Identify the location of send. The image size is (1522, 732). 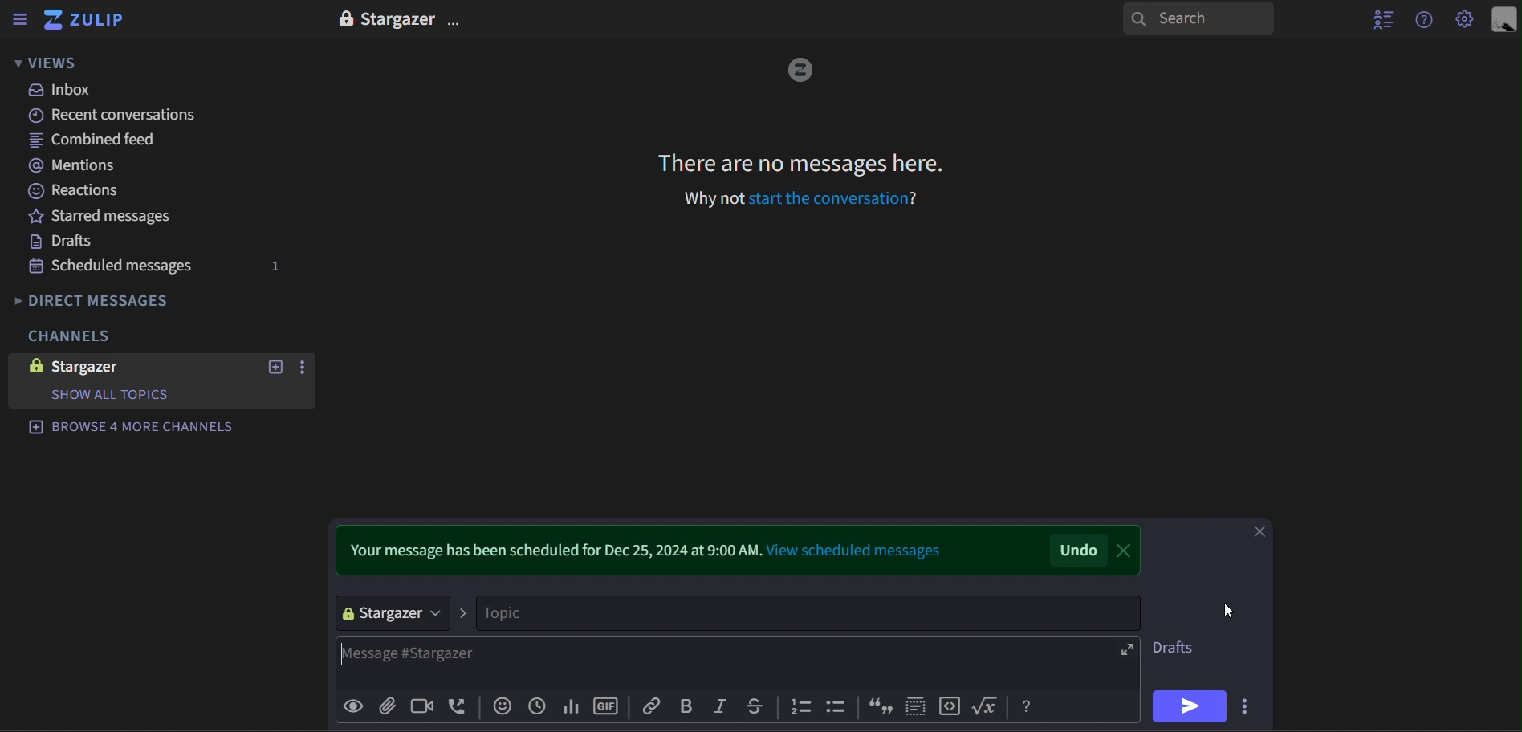
(1191, 706).